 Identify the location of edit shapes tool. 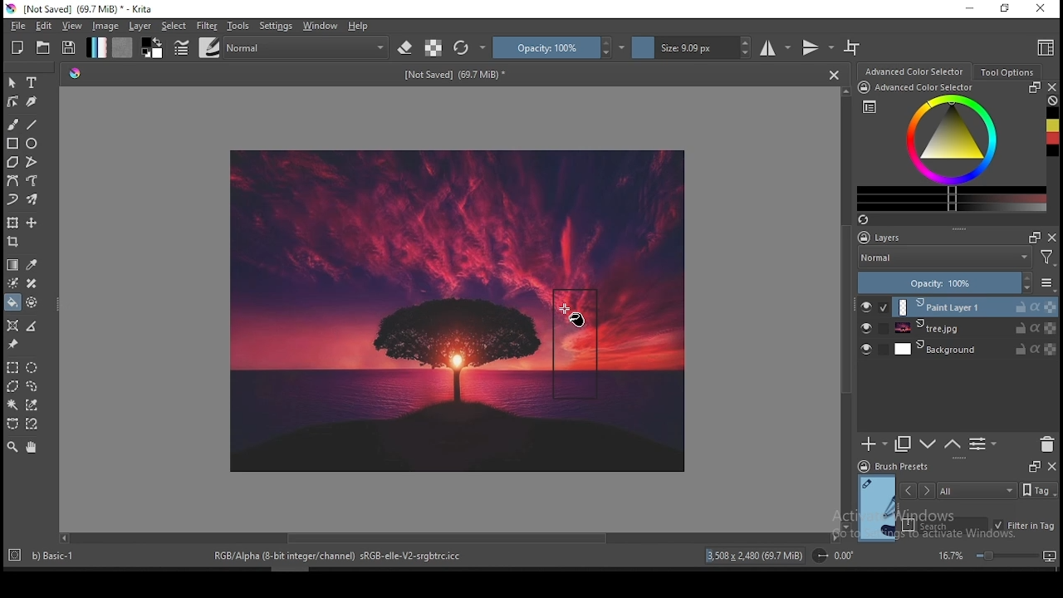
(13, 100).